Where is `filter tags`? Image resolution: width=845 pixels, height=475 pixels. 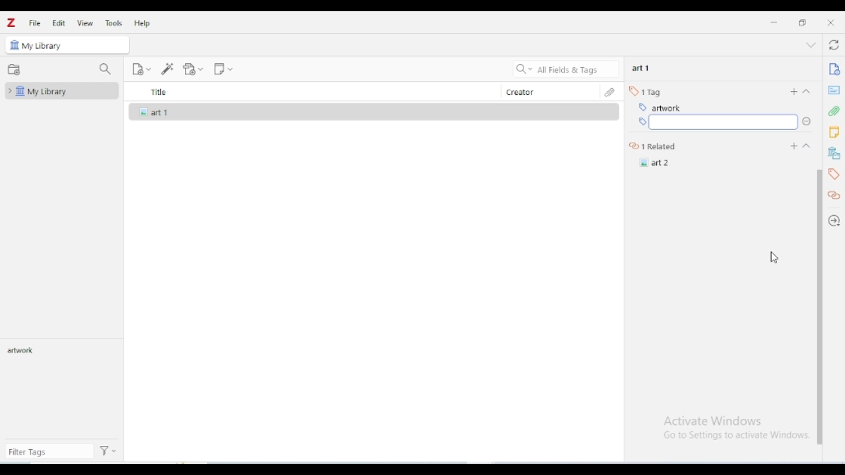 filter tags is located at coordinates (50, 452).